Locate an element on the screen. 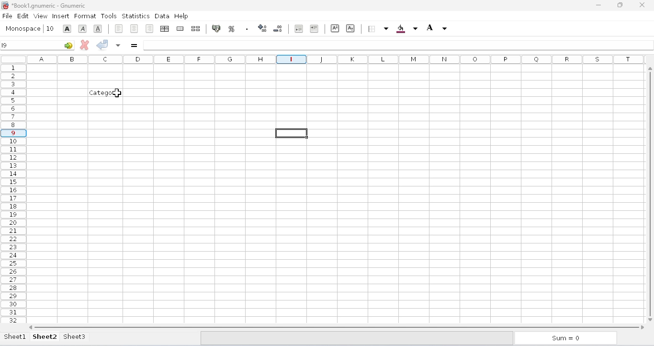 The image size is (654, 346). center horizontally across the selection is located at coordinates (164, 29).